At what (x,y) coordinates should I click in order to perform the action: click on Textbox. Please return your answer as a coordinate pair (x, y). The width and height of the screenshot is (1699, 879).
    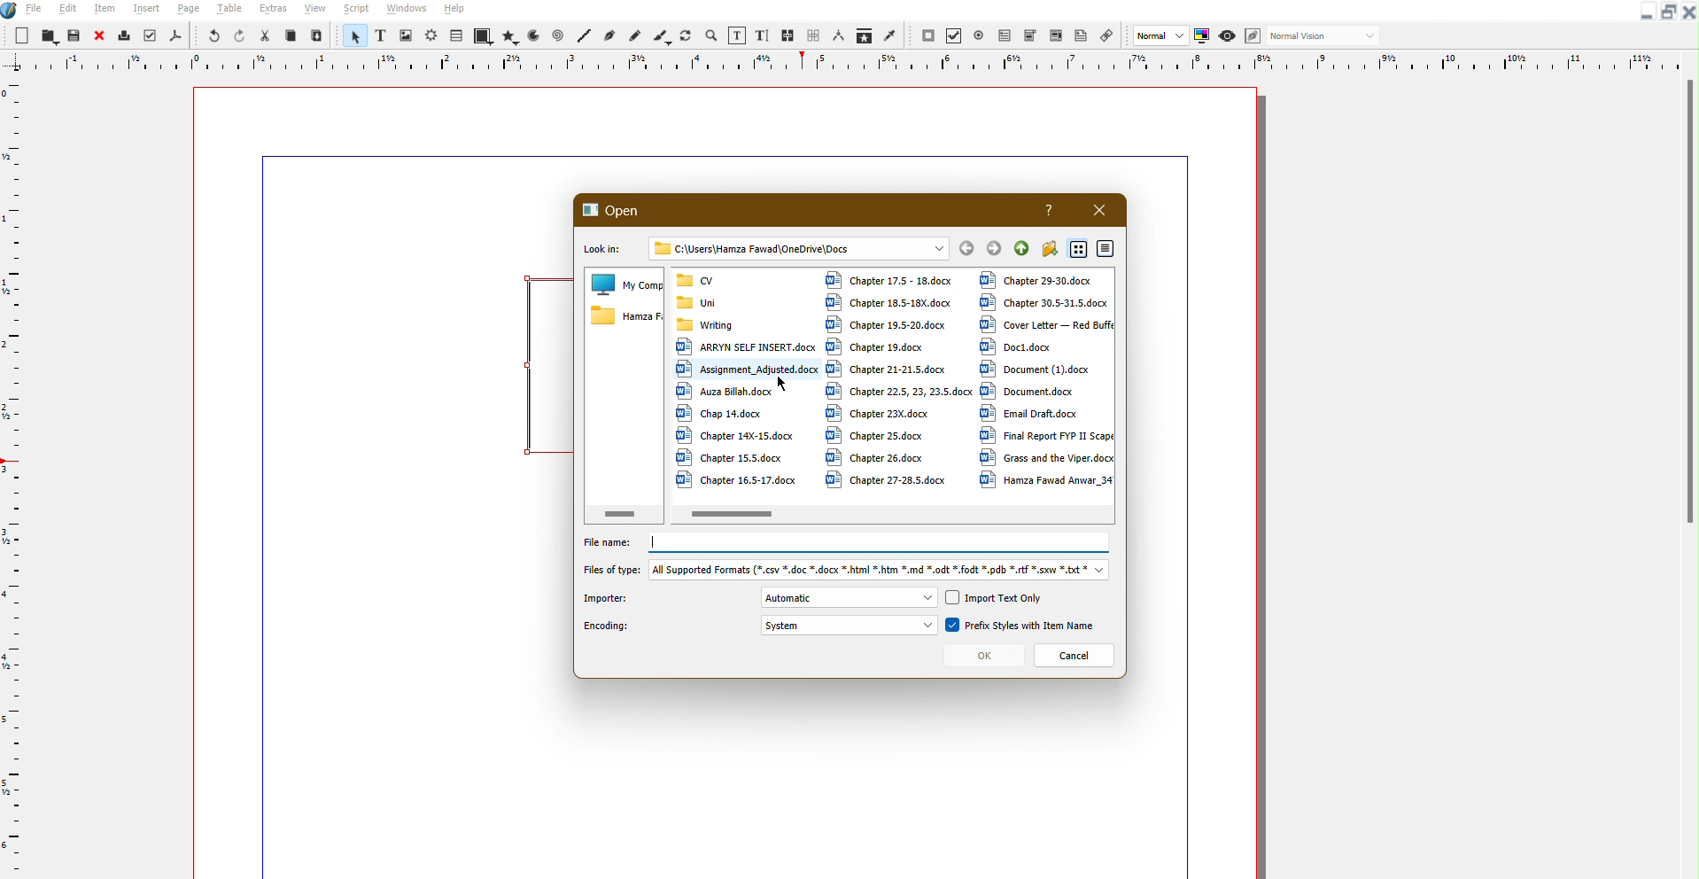
    Looking at the image, I should click on (735, 35).